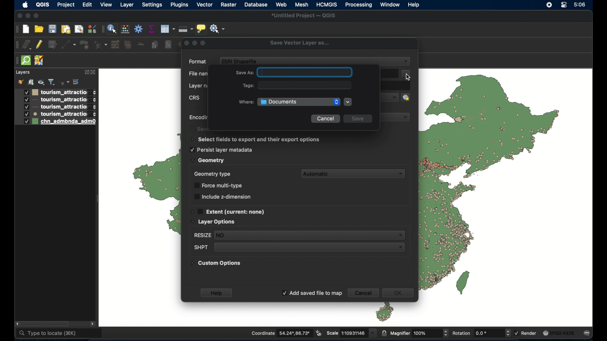 The width and height of the screenshot is (607, 341). What do you see at coordinates (550, 5) in the screenshot?
I see `screen recorder` at bounding box center [550, 5].